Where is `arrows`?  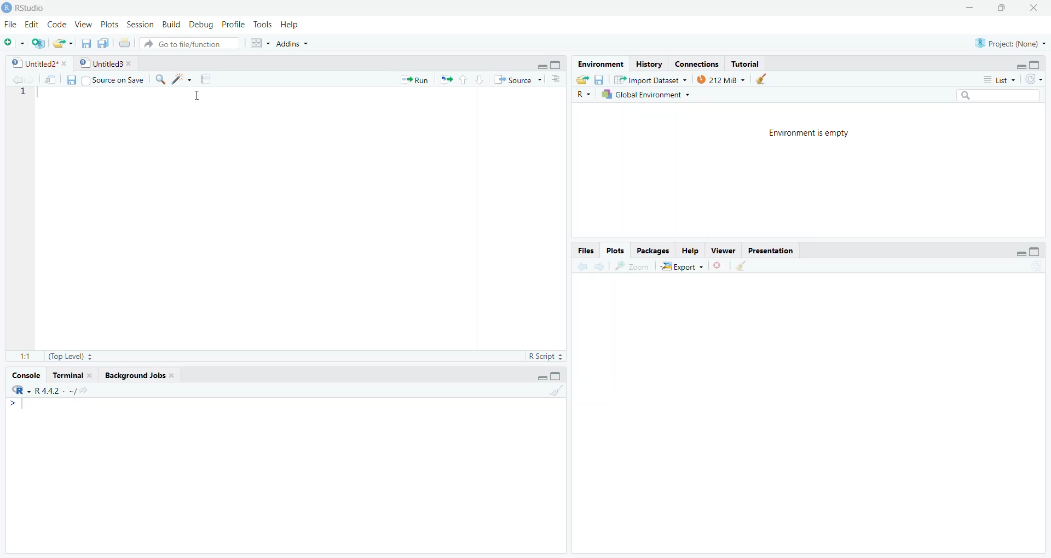 arrows is located at coordinates (444, 80).